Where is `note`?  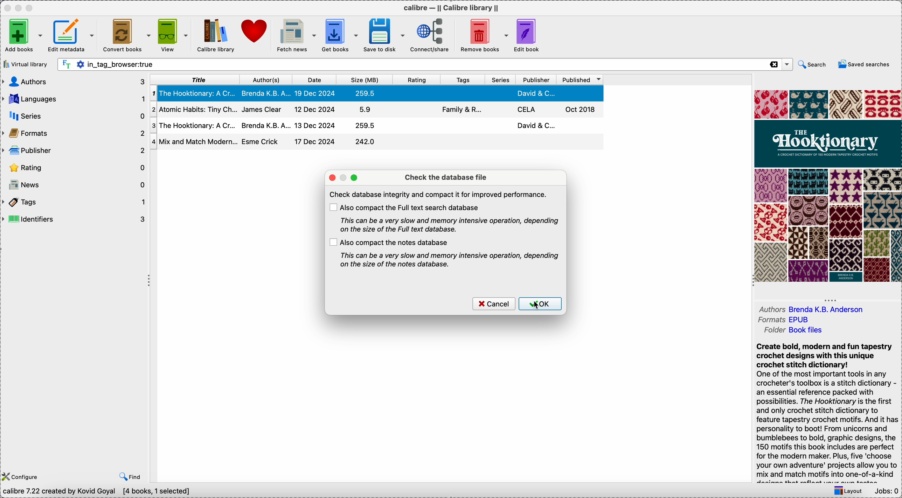 note is located at coordinates (441, 195).